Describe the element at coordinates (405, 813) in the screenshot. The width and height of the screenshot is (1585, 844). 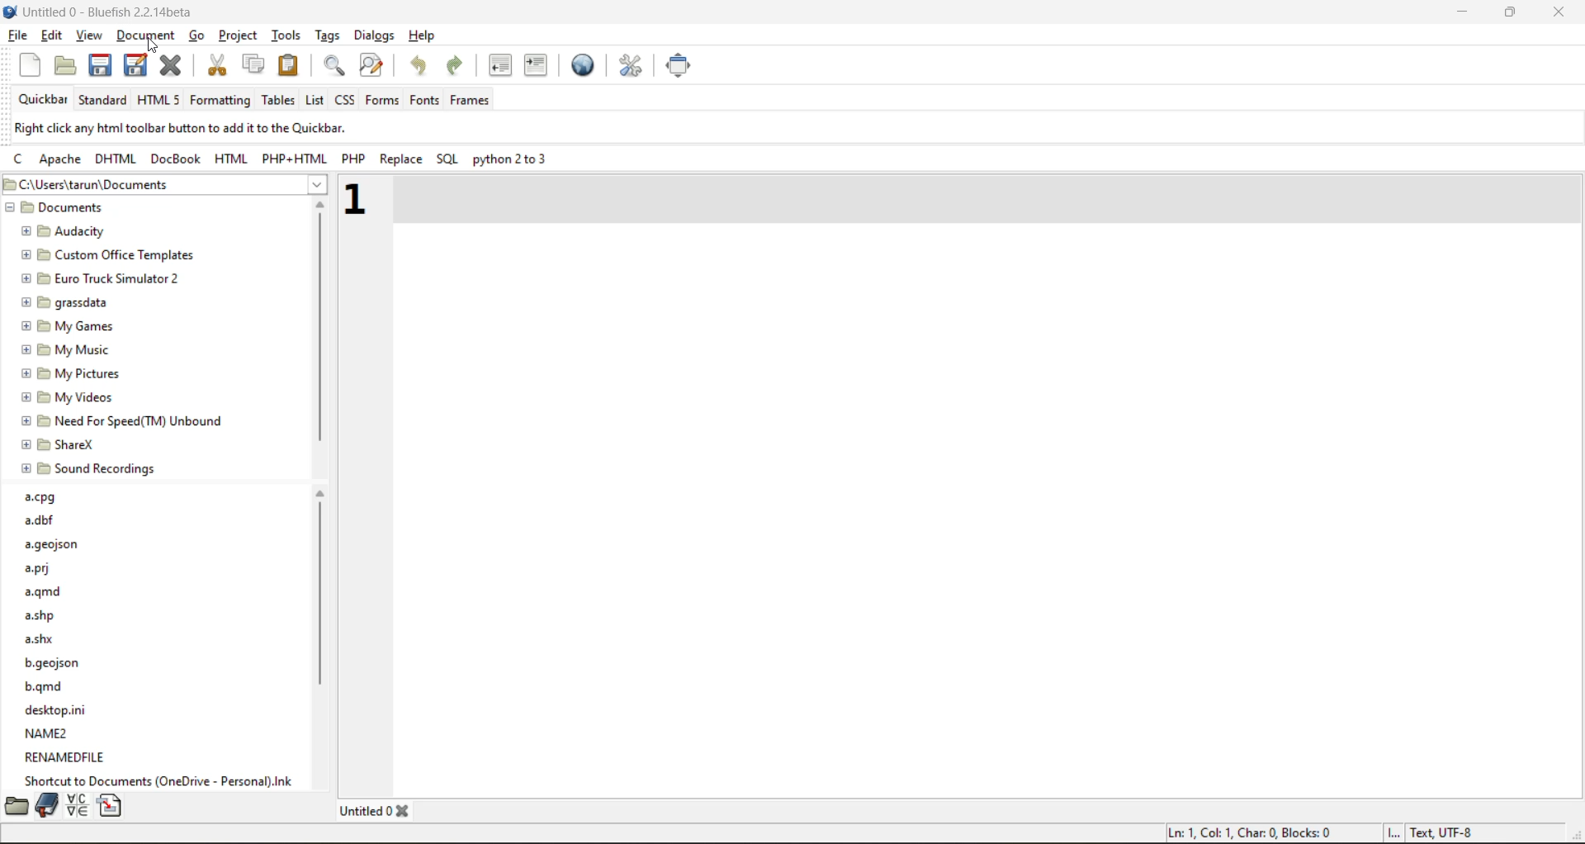
I see `Close` at that location.